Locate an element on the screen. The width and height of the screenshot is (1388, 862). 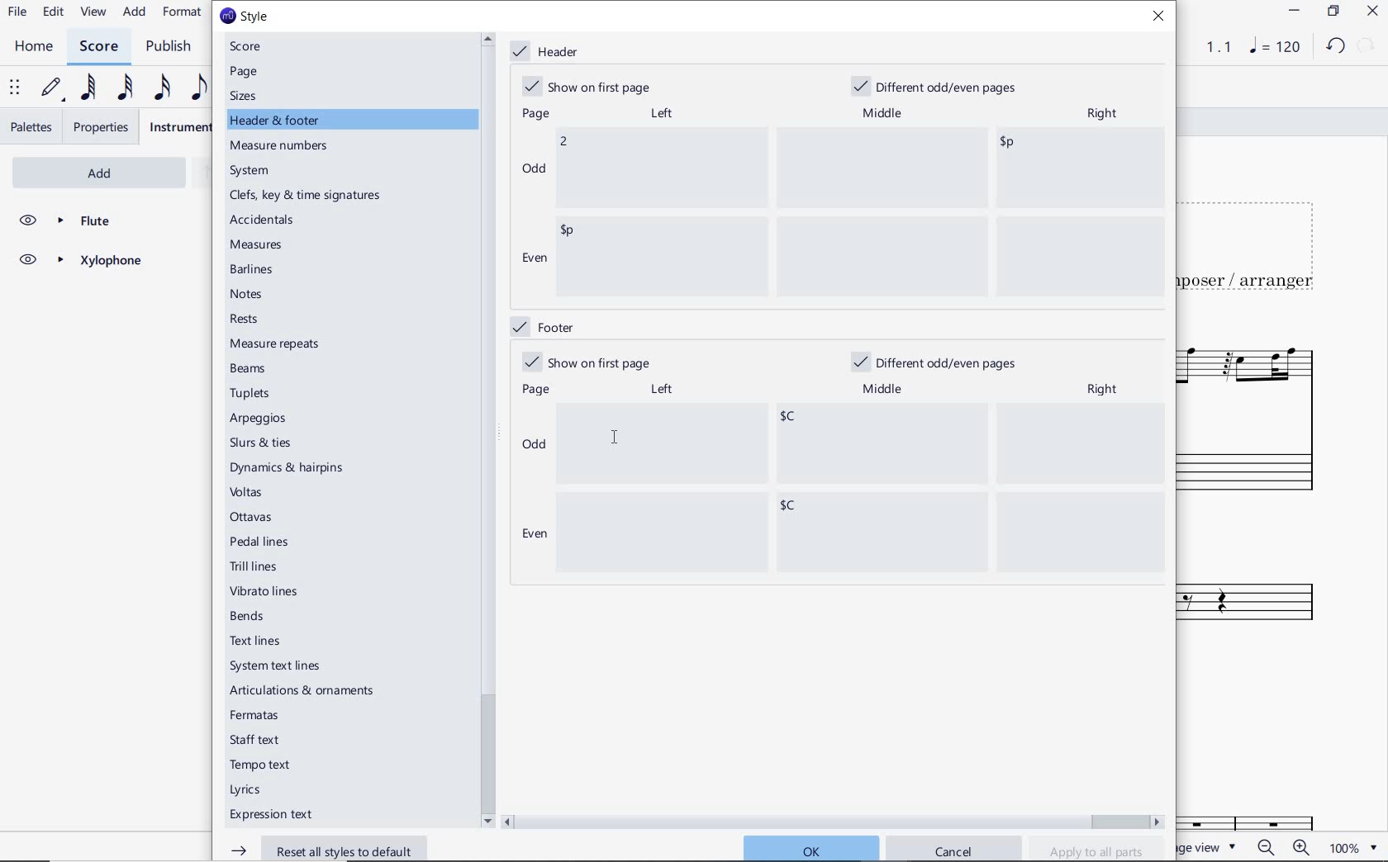
trill lines is located at coordinates (254, 566).